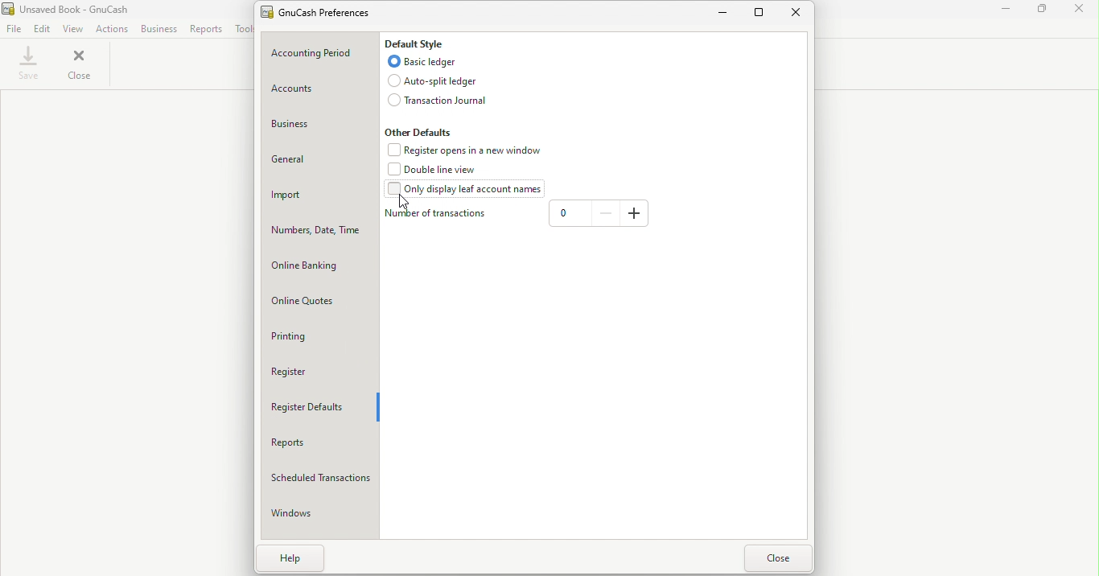 This screenshot has width=1099, height=576. I want to click on Tools, so click(241, 29).